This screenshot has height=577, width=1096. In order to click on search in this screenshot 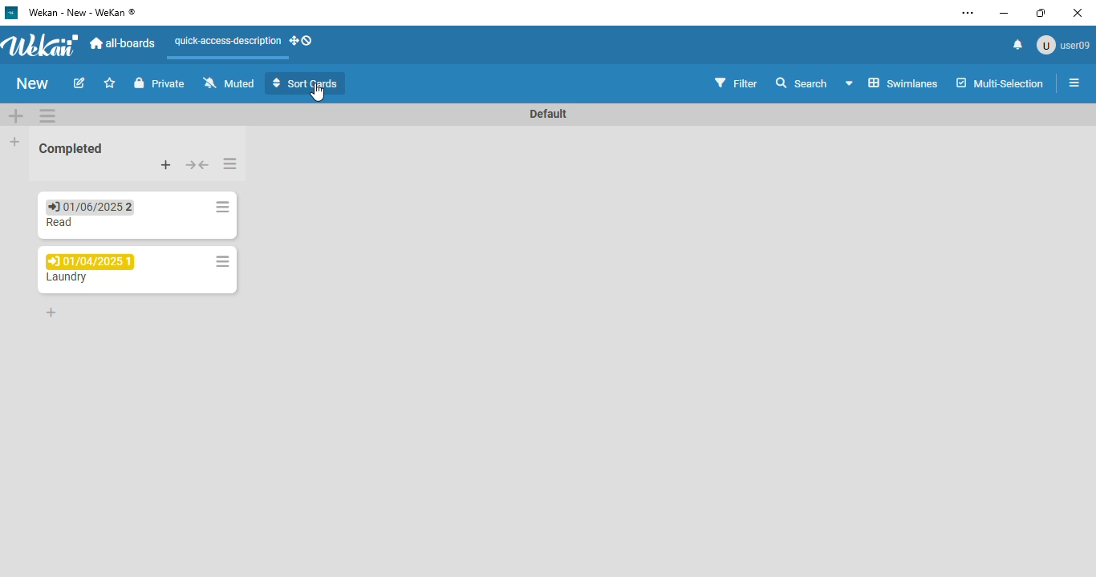, I will do `click(801, 82)`.